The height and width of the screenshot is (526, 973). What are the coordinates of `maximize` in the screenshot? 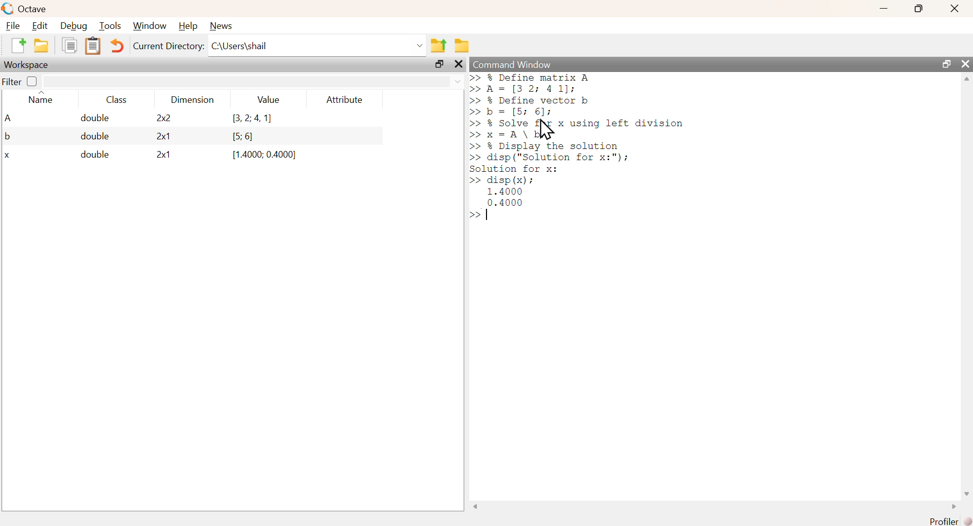 It's located at (917, 9).